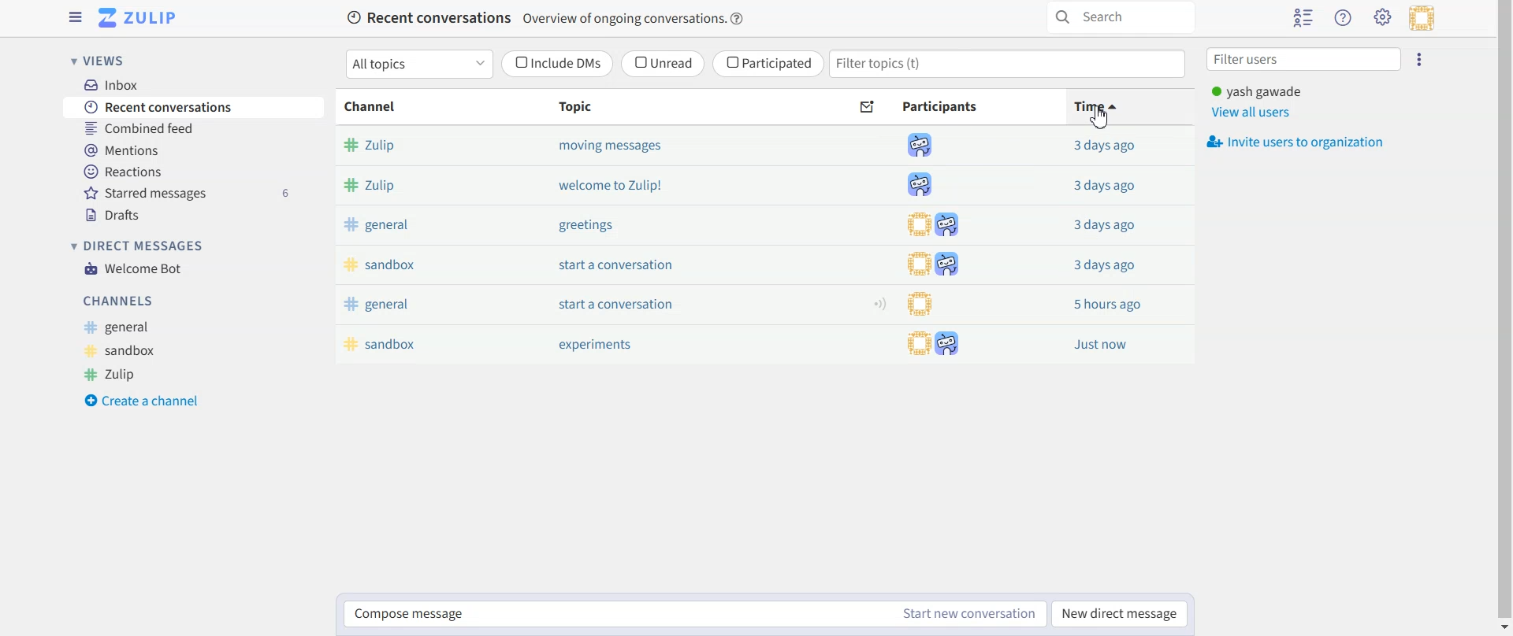  Describe the element at coordinates (923, 183) in the screenshot. I see `participants` at that location.